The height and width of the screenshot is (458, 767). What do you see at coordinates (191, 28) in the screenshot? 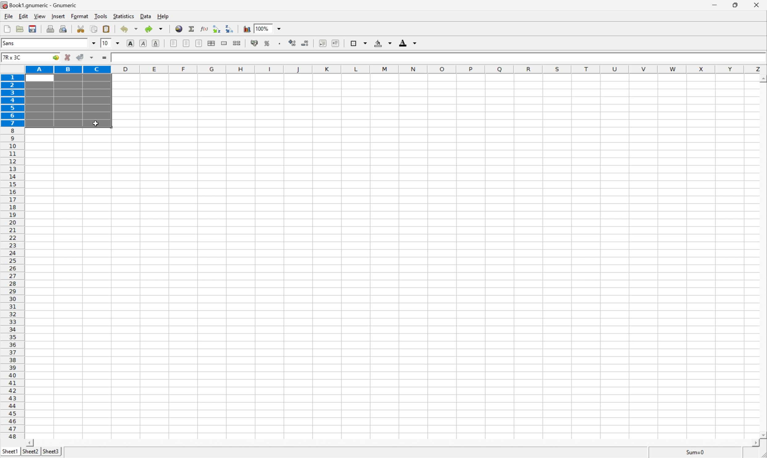
I see `sum in current cell` at bounding box center [191, 28].